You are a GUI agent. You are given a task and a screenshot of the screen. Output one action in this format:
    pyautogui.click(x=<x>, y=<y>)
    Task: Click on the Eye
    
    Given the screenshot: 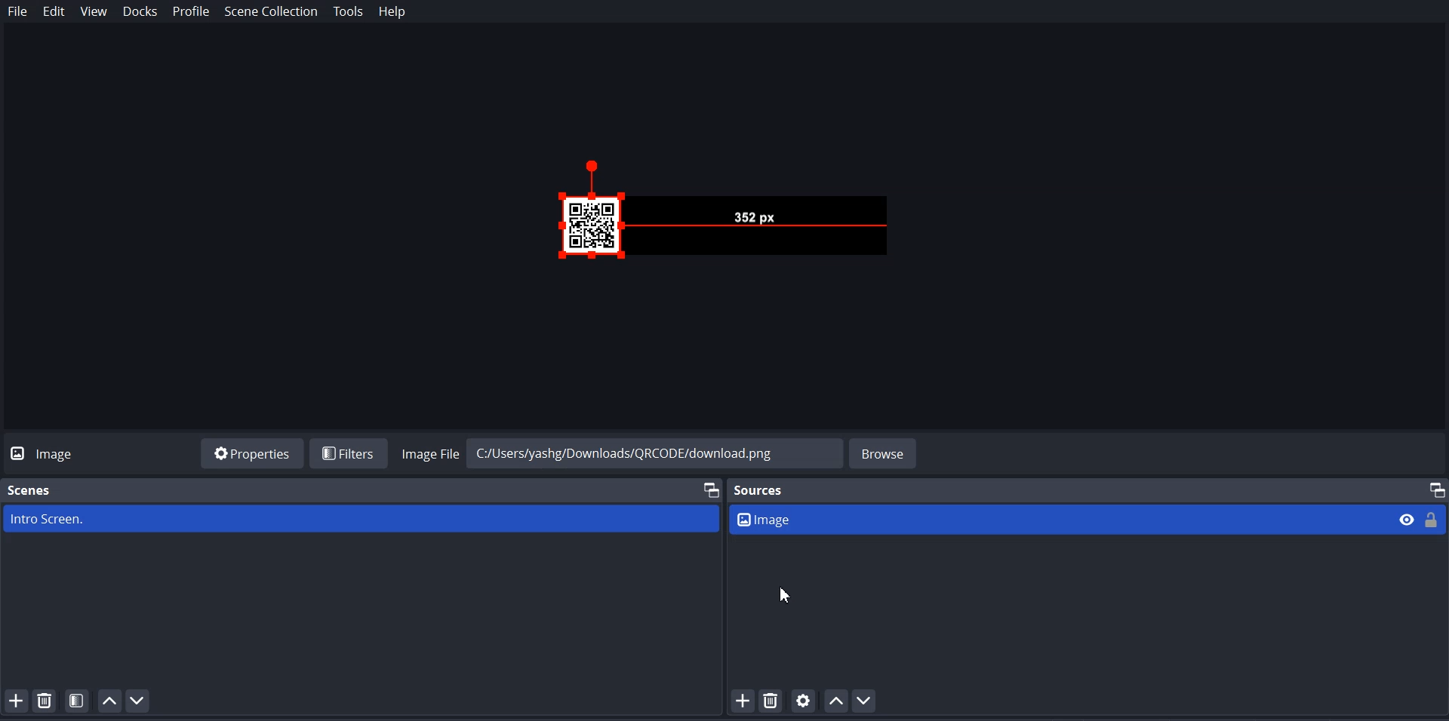 What is the action you would take?
    pyautogui.click(x=1407, y=519)
    